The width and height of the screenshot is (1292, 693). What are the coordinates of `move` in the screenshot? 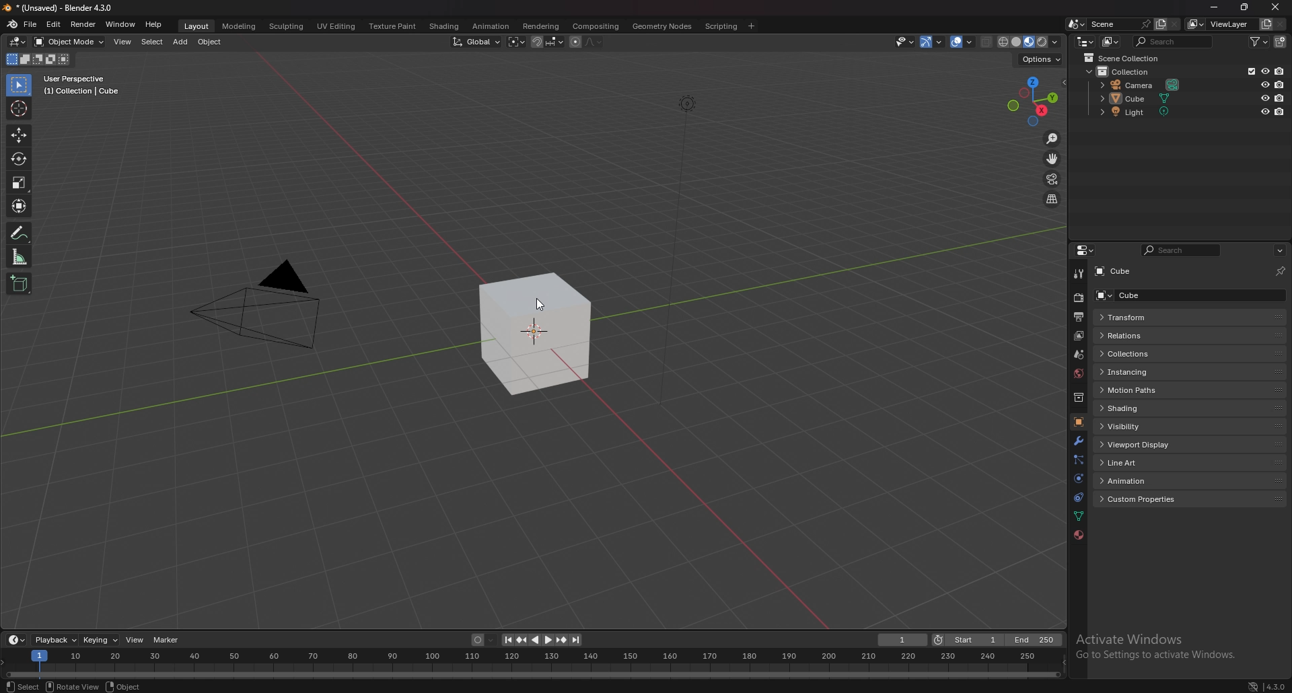 It's located at (1052, 159).